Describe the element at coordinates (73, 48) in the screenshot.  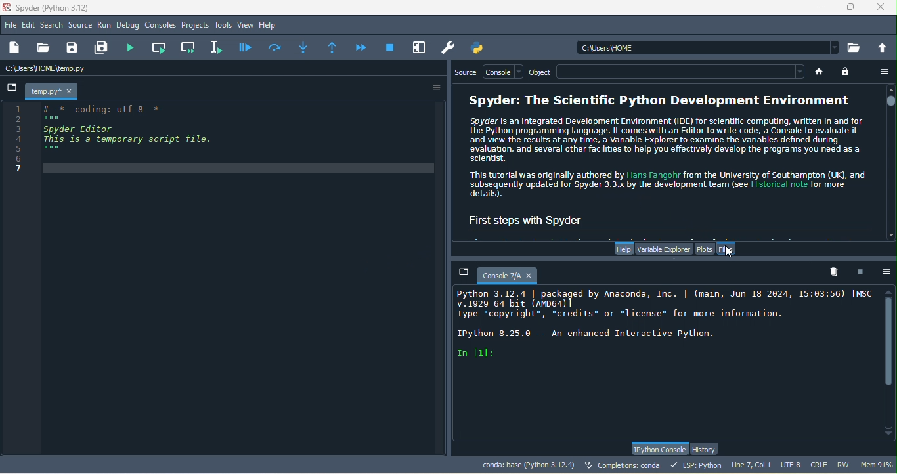
I see `save` at that location.